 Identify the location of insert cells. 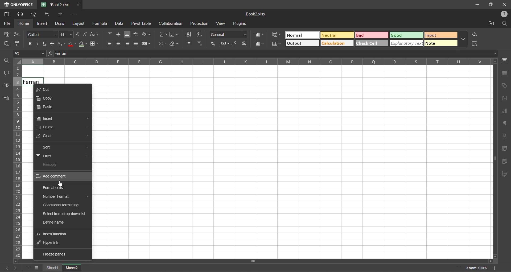
(259, 34).